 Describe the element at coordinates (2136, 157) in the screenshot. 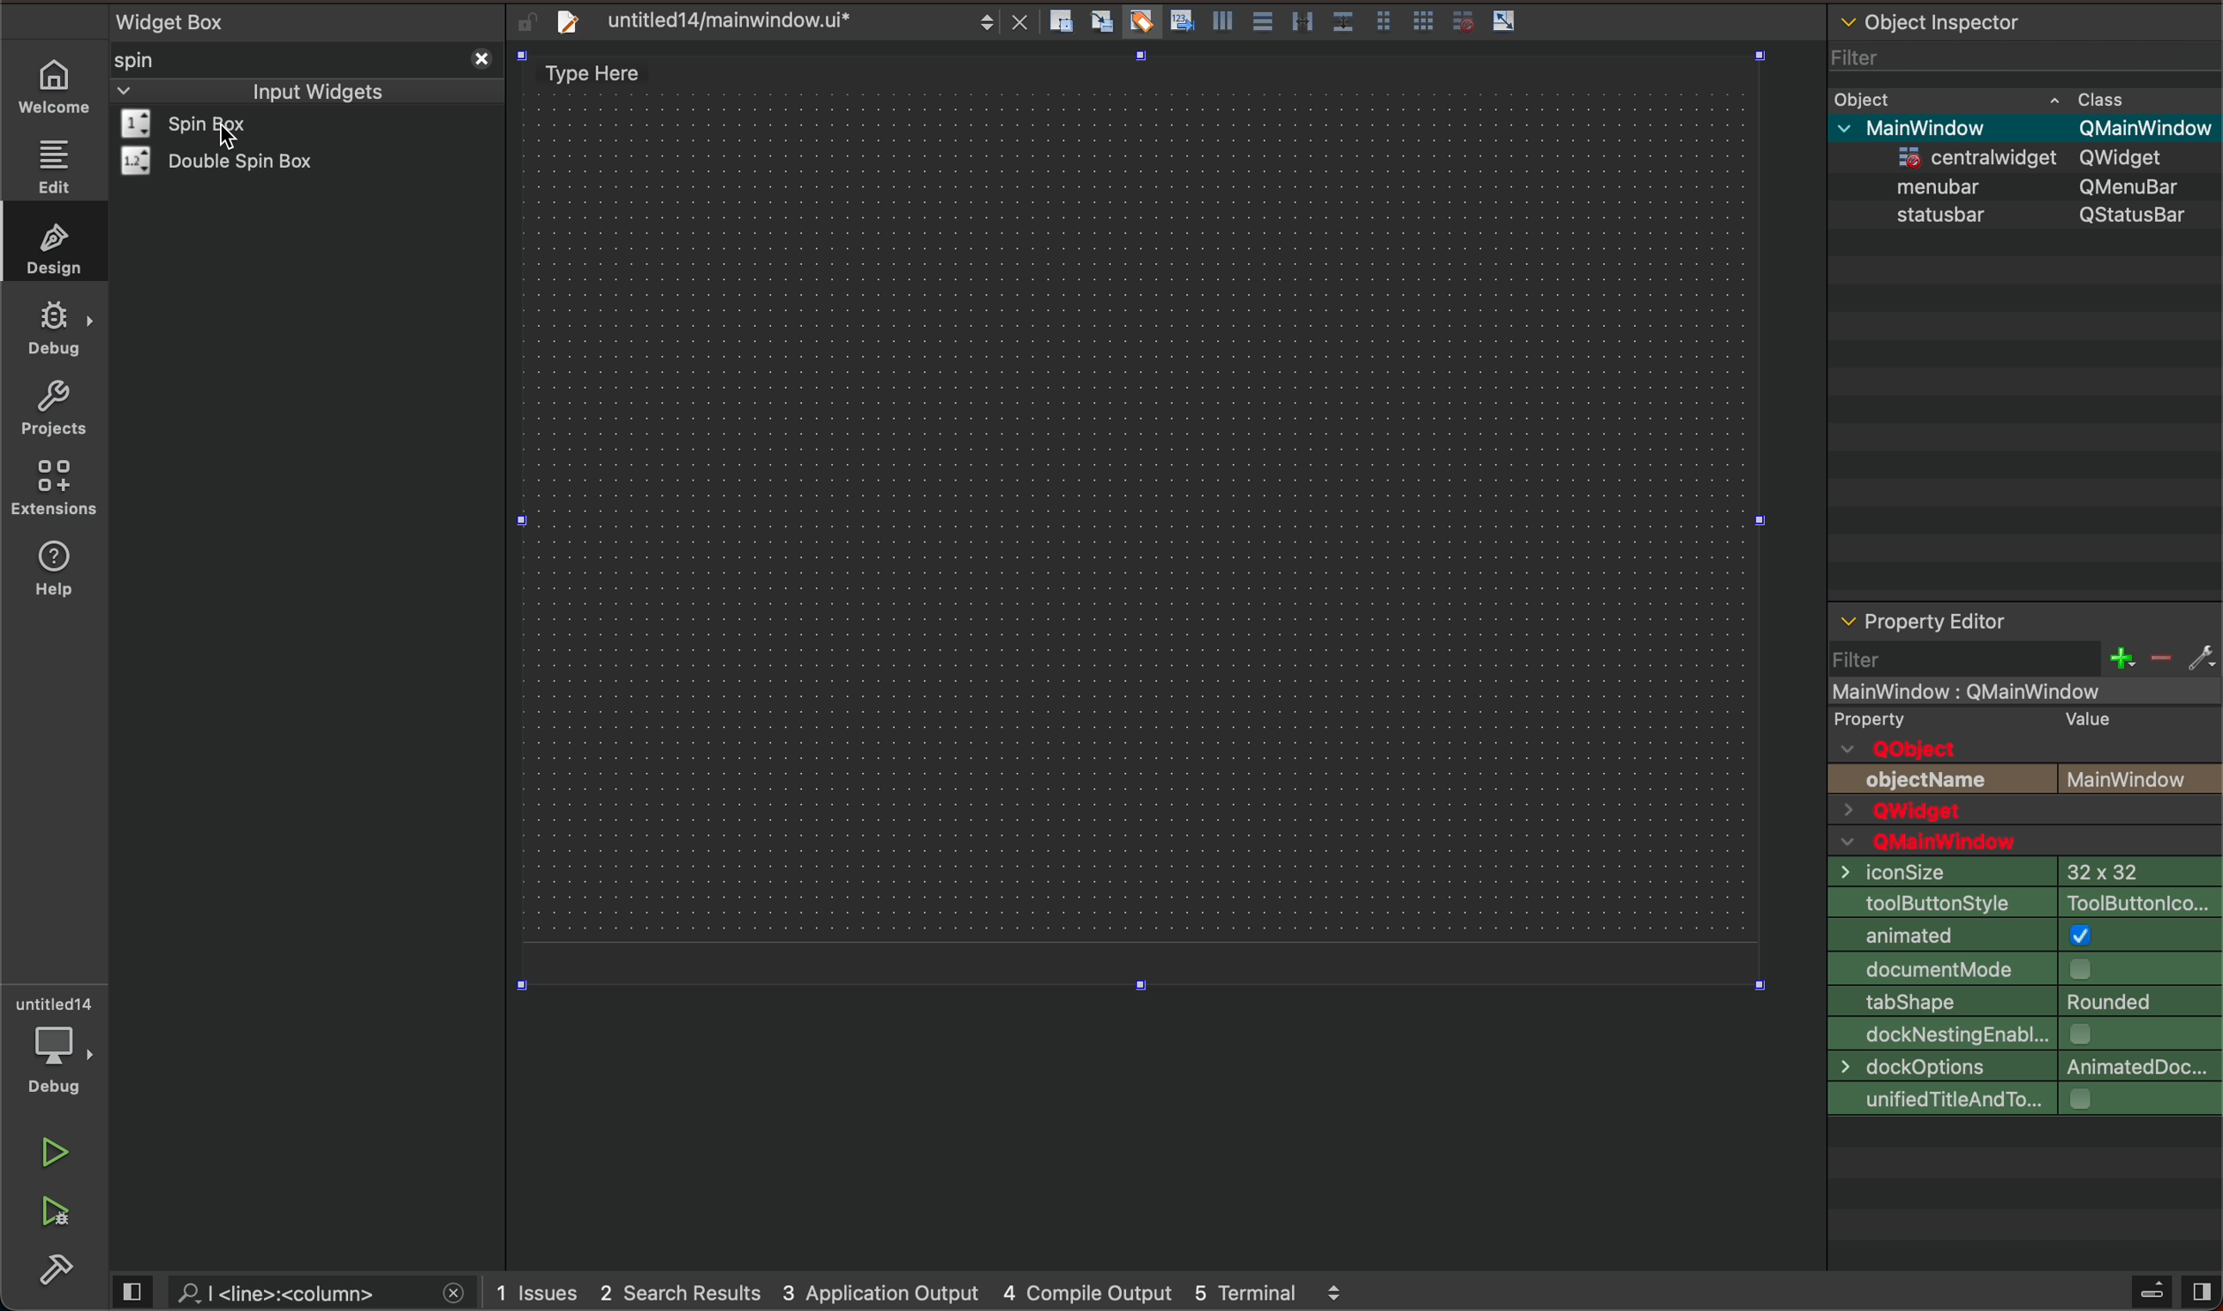

I see `` at that location.